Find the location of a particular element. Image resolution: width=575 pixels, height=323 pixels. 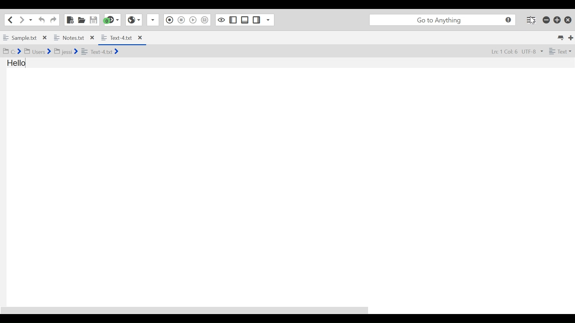

cursor is located at coordinates (533, 22).